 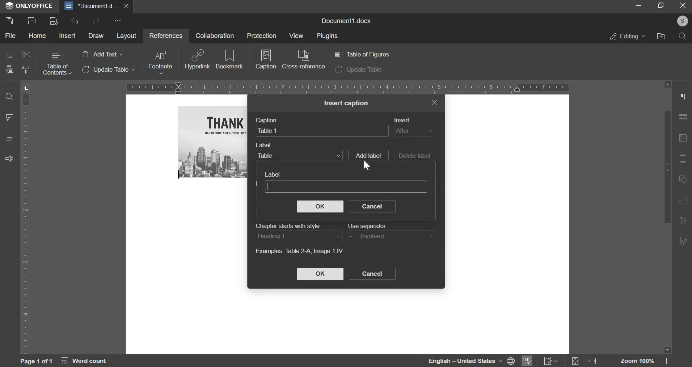 I want to click on save, so click(x=9, y=20).